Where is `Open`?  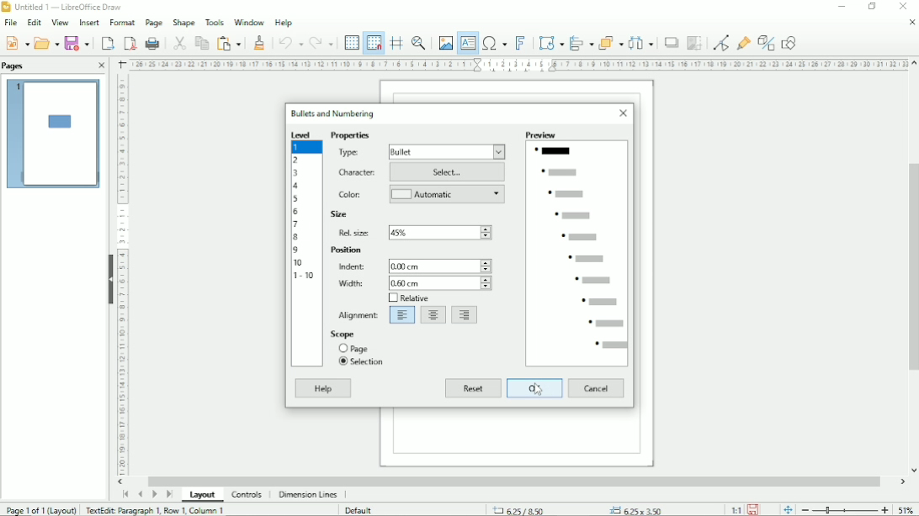 Open is located at coordinates (45, 43).